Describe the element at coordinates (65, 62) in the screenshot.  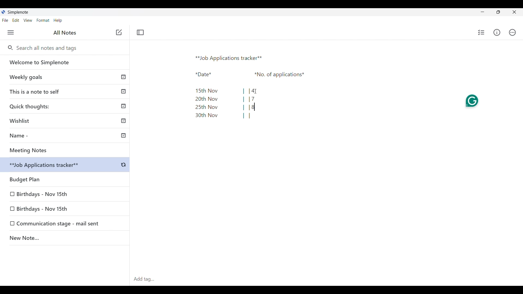
I see `Welcome to Simplenote` at that location.